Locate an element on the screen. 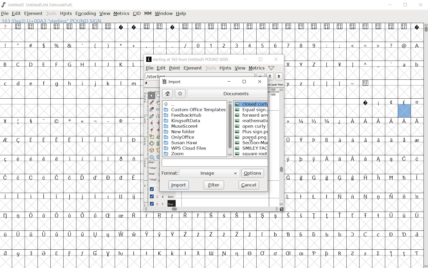 The height and width of the screenshot is (268, 428). Symbol is located at coordinates (275, 253).